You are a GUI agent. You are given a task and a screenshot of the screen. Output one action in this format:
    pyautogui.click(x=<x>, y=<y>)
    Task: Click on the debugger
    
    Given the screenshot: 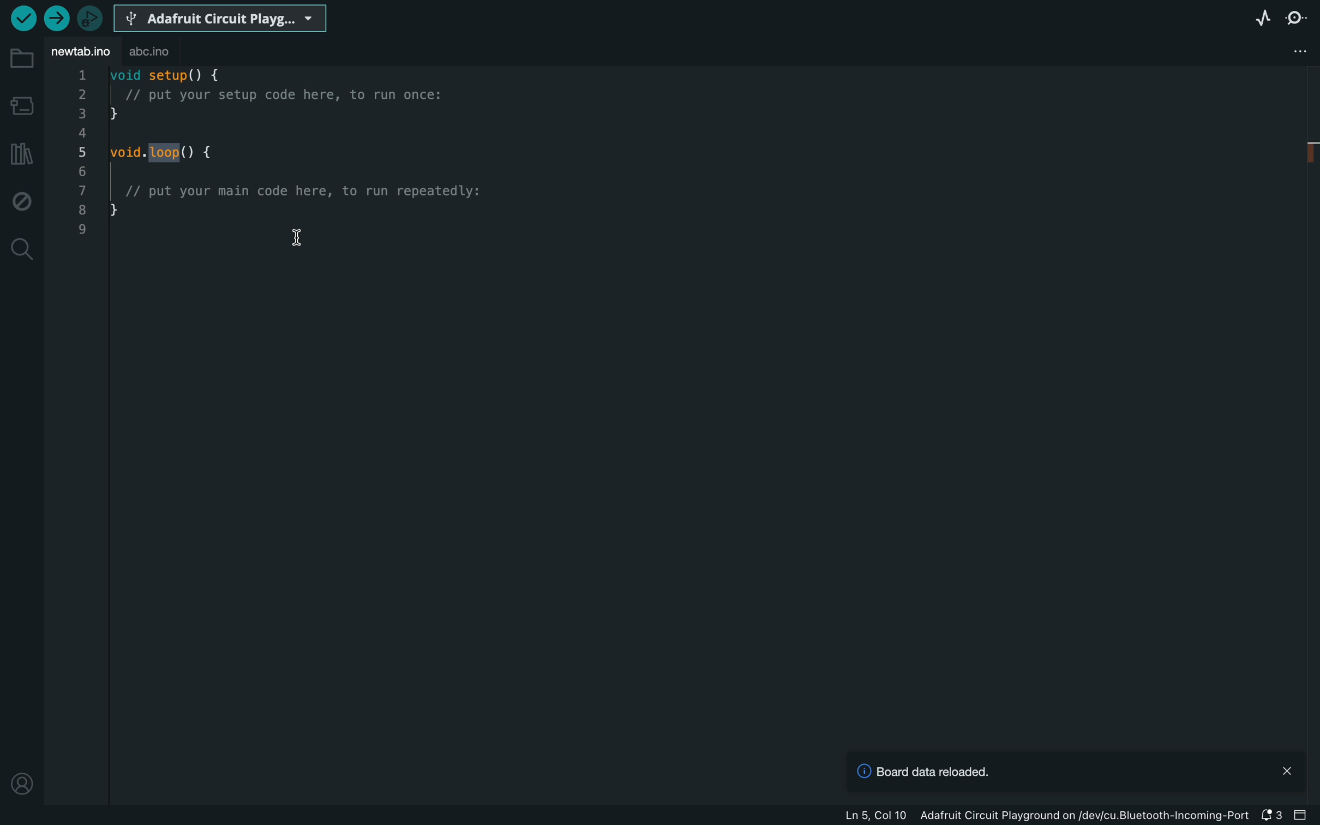 What is the action you would take?
    pyautogui.click(x=88, y=17)
    